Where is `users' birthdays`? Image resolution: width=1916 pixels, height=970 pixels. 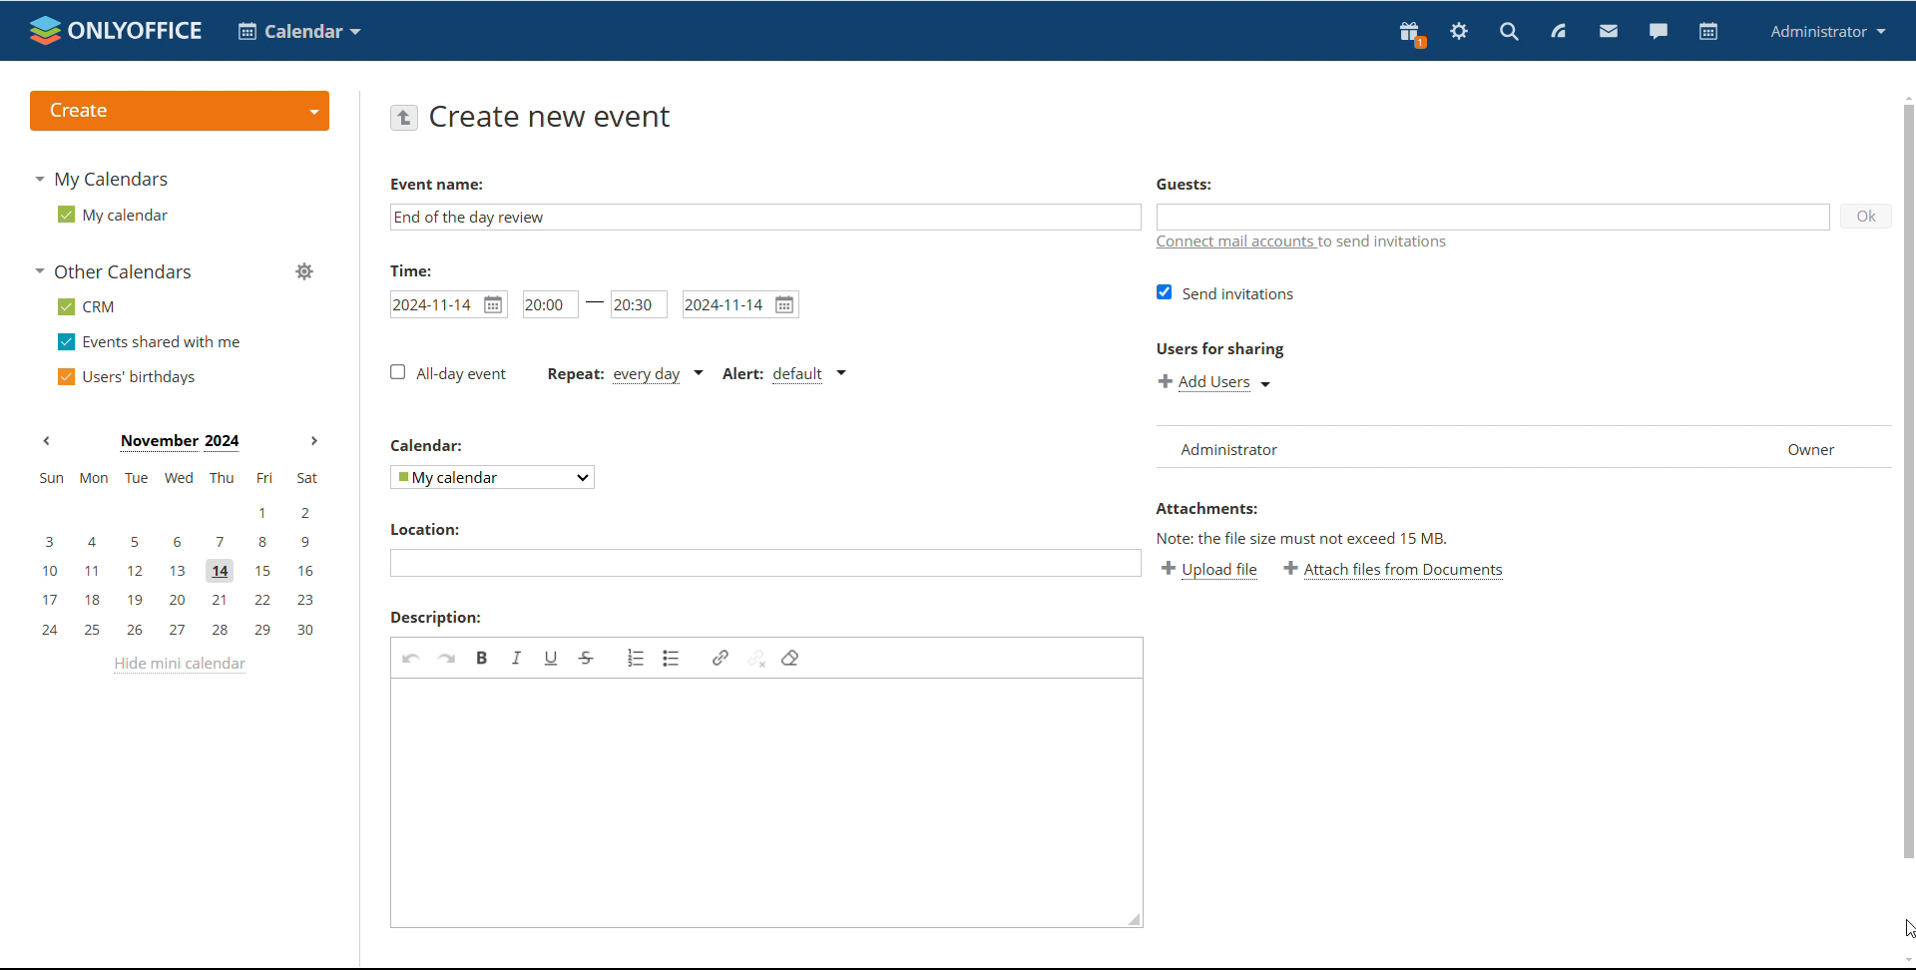
users' birthdays is located at coordinates (125, 377).